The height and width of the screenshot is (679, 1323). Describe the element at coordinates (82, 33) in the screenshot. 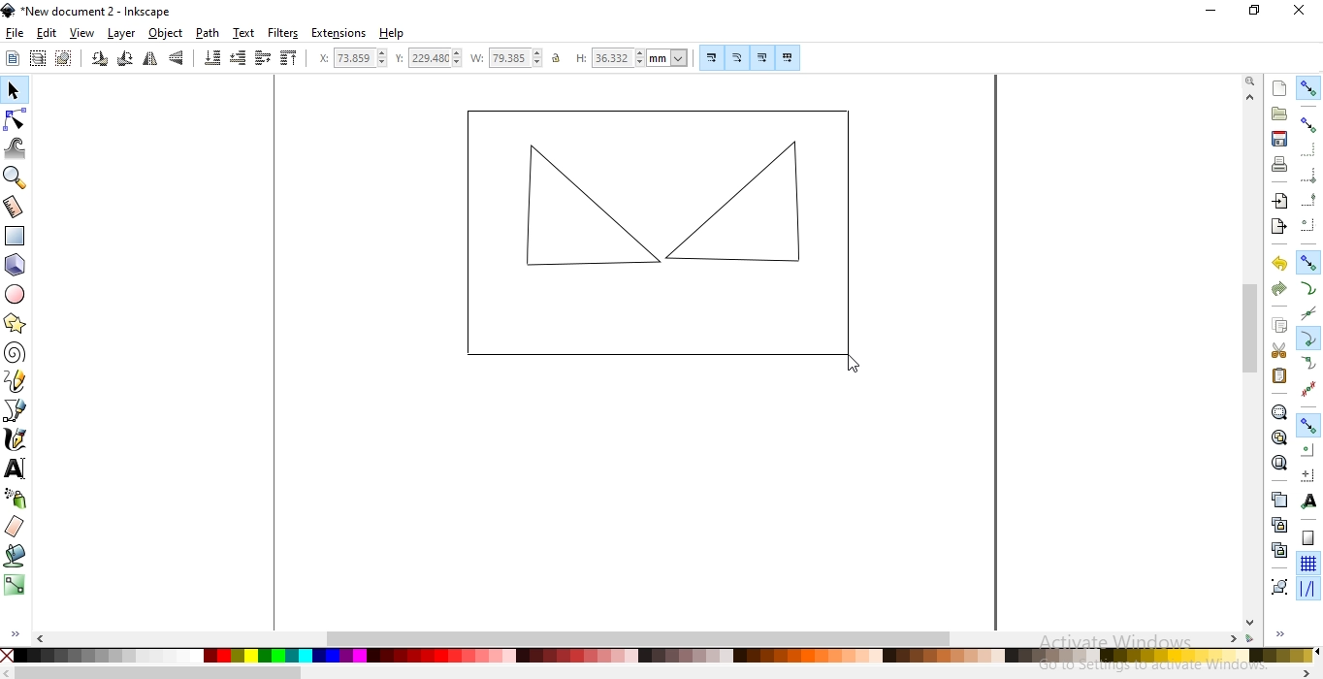

I see `view` at that location.